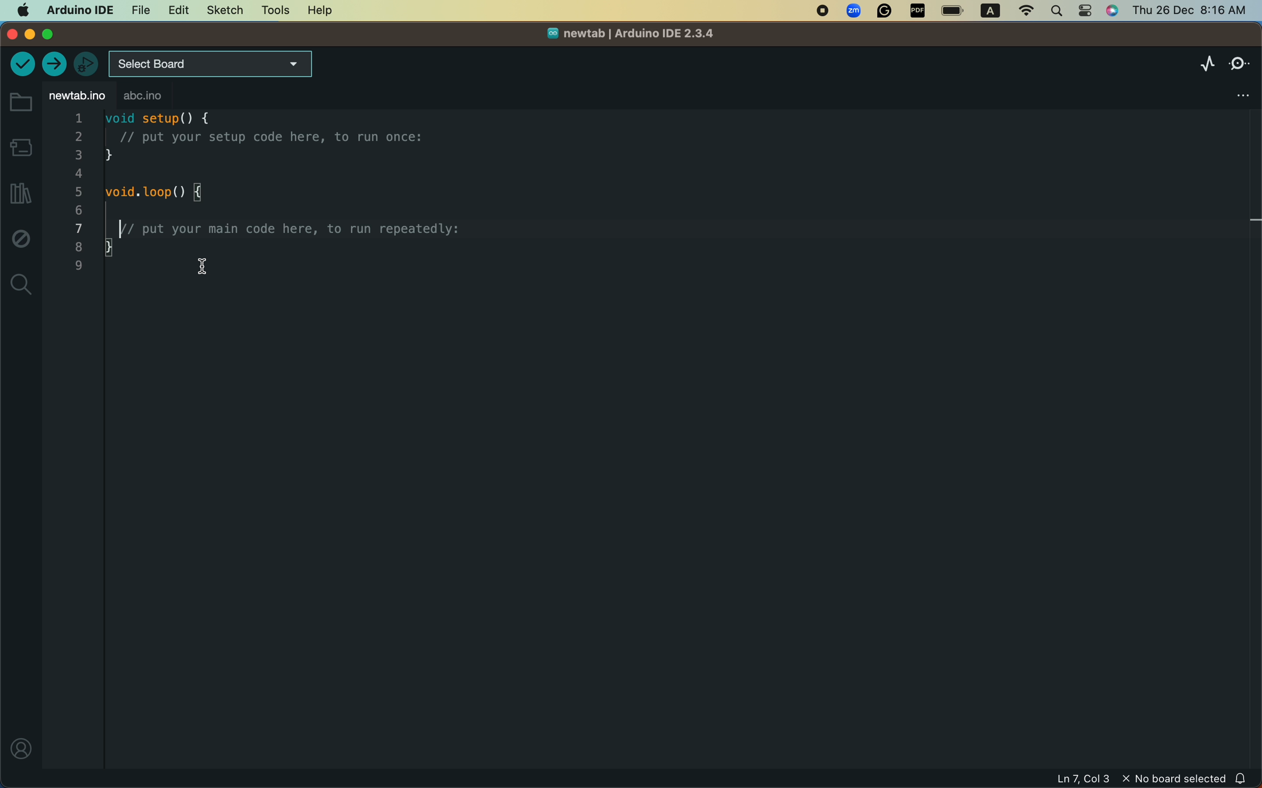  What do you see at coordinates (1095, 779) in the screenshot?
I see `file information` at bounding box center [1095, 779].